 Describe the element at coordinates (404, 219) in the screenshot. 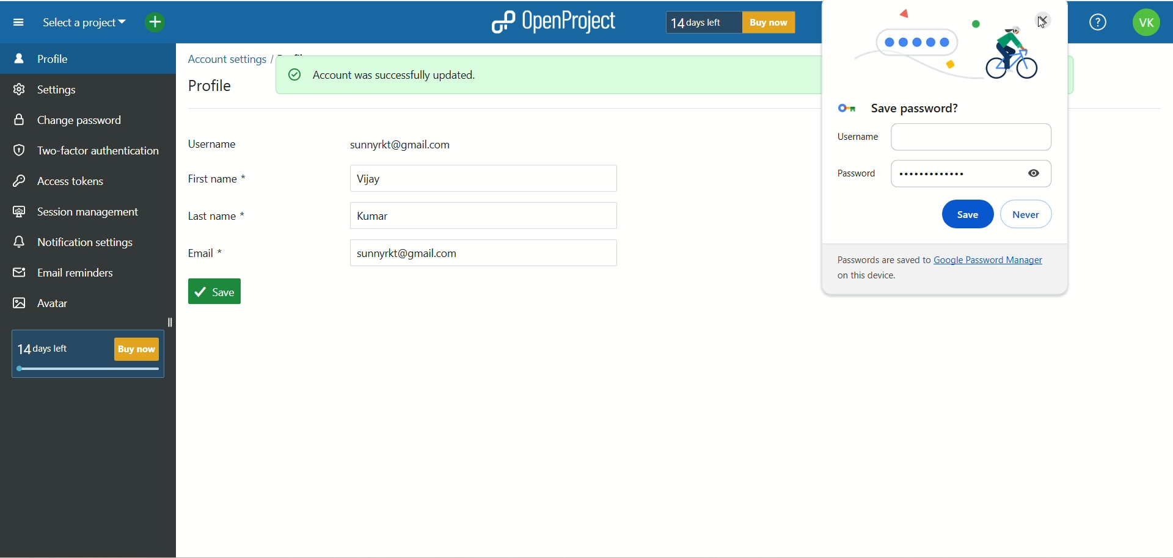

I see `last name` at that location.